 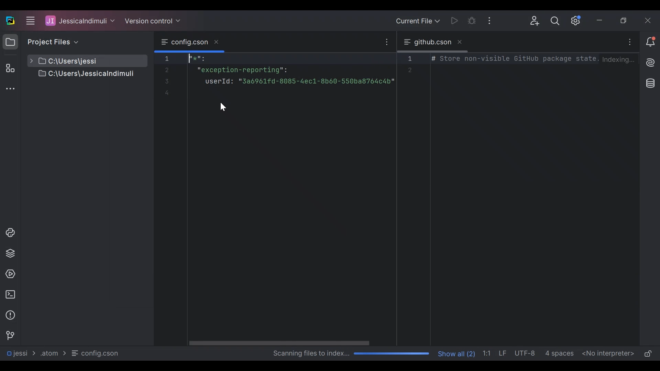 I want to click on Spaces, so click(x=560, y=353).